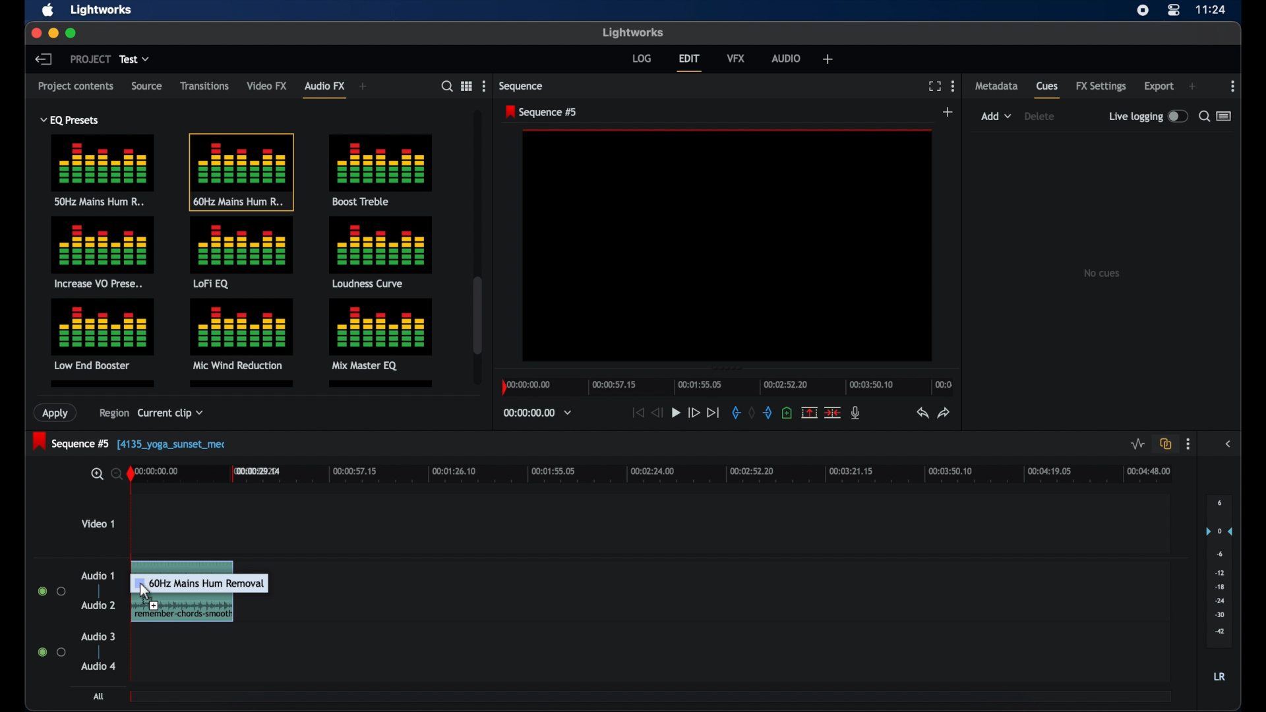 This screenshot has height=712, width=1266. I want to click on screen recorder icon, so click(1143, 11).